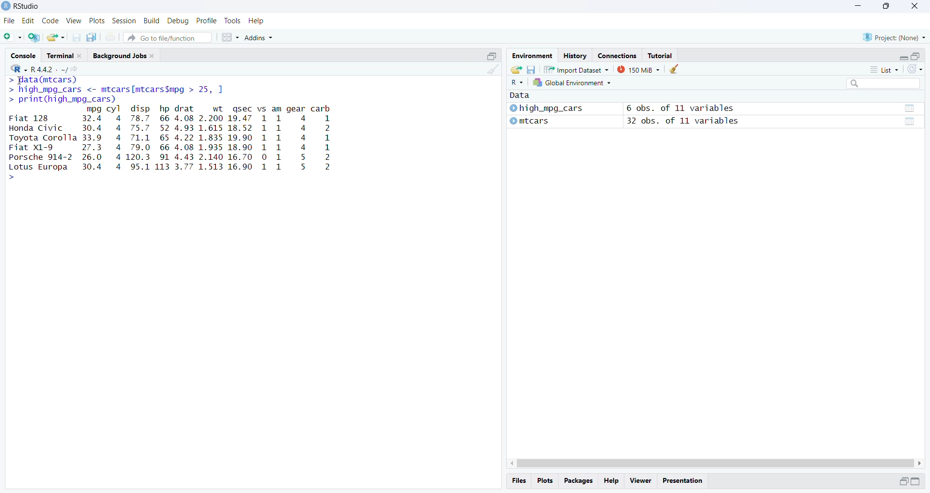 The image size is (930, 493). What do you see at coordinates (915, 69) in the screenshot?
I see `refresh` at bounding box center [915, 69].